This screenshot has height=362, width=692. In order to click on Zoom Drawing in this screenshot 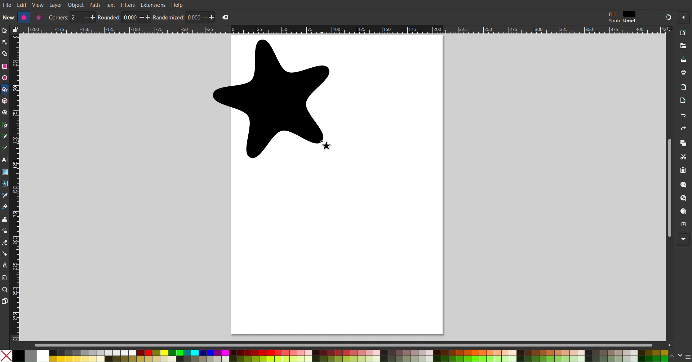, I will do `click(684, 199)`.